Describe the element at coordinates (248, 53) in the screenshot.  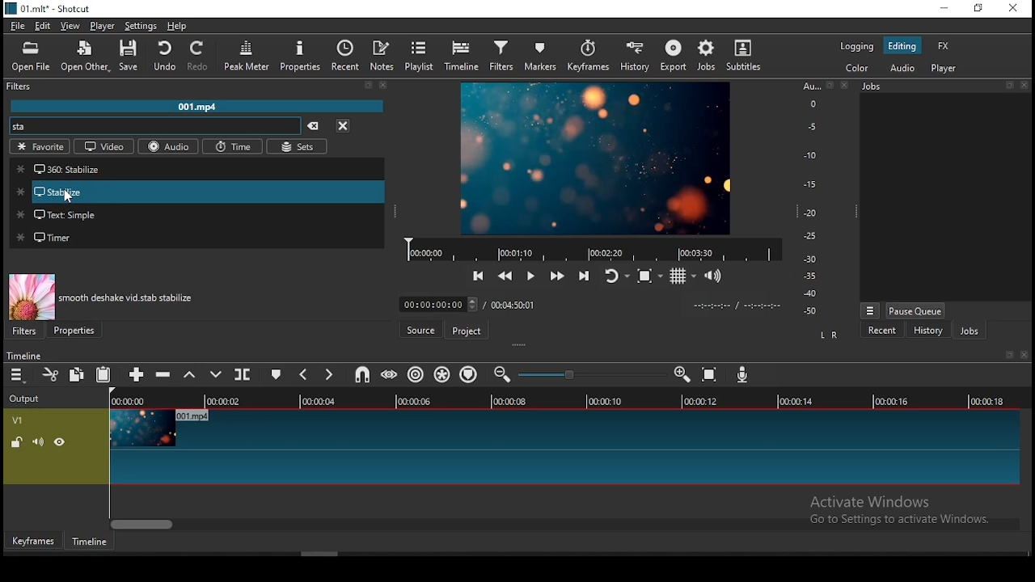
I see `Peak Meter` at that location.